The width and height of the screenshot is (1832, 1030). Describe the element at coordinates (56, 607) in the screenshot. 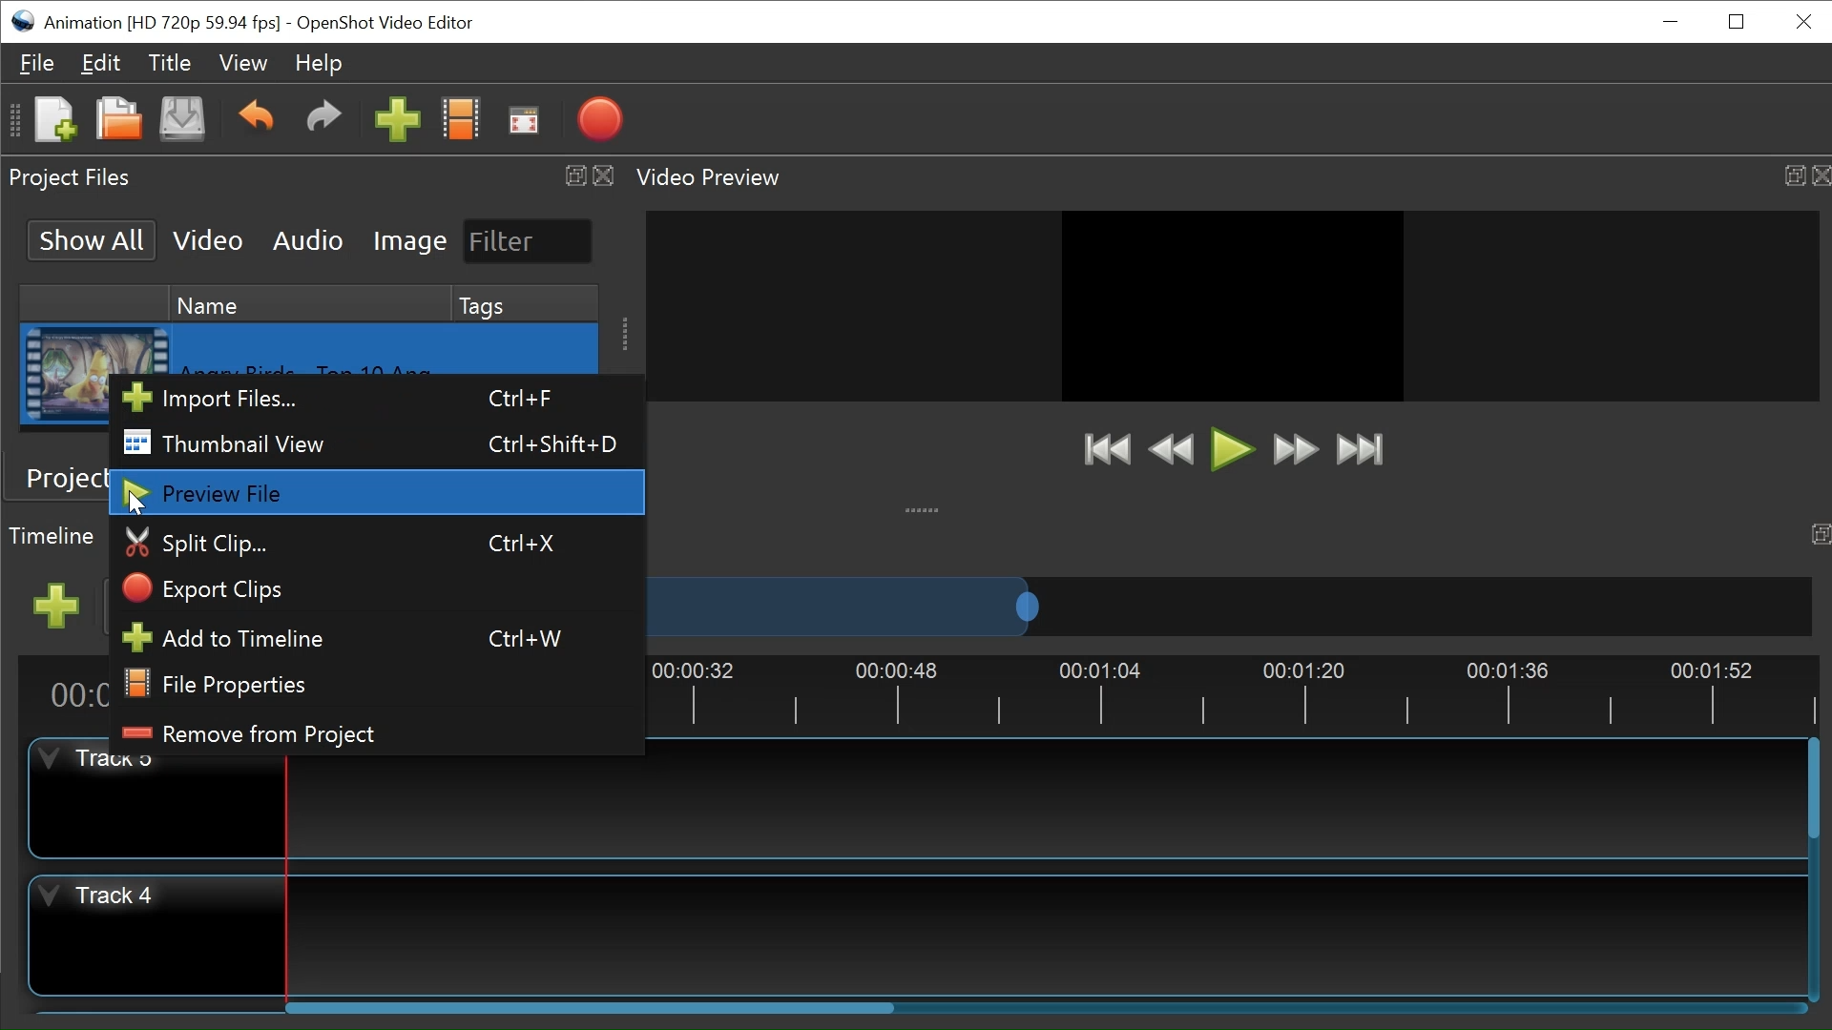

I see `Add Track` at that location.